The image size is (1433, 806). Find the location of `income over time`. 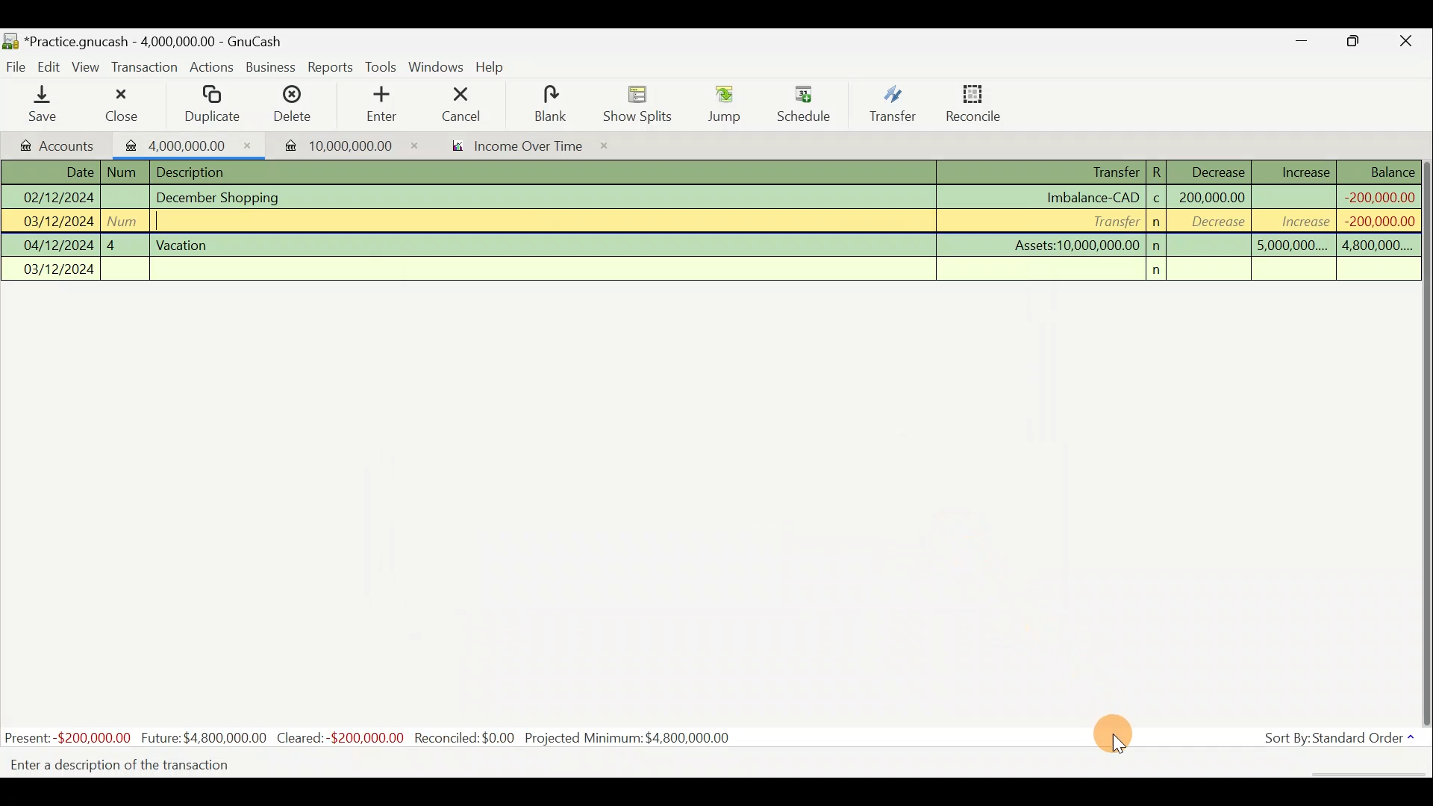

income over time is located at coordinates (528, 147).